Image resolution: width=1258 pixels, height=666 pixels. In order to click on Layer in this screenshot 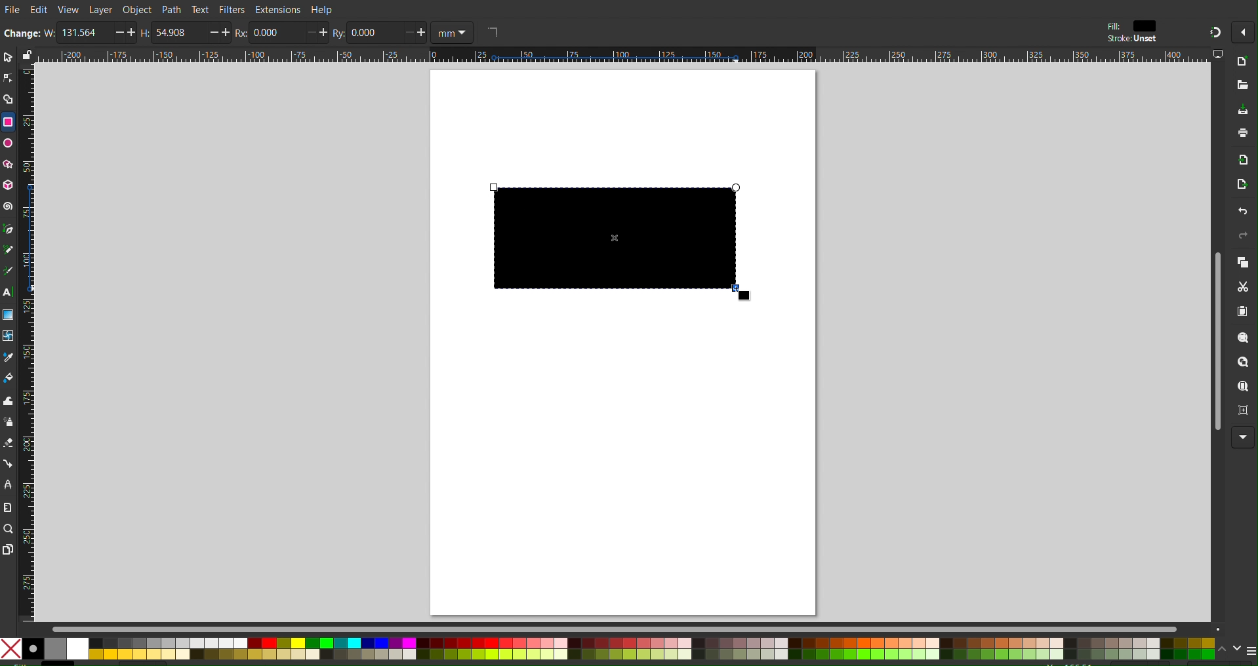, I will do `click(100, 9)`.